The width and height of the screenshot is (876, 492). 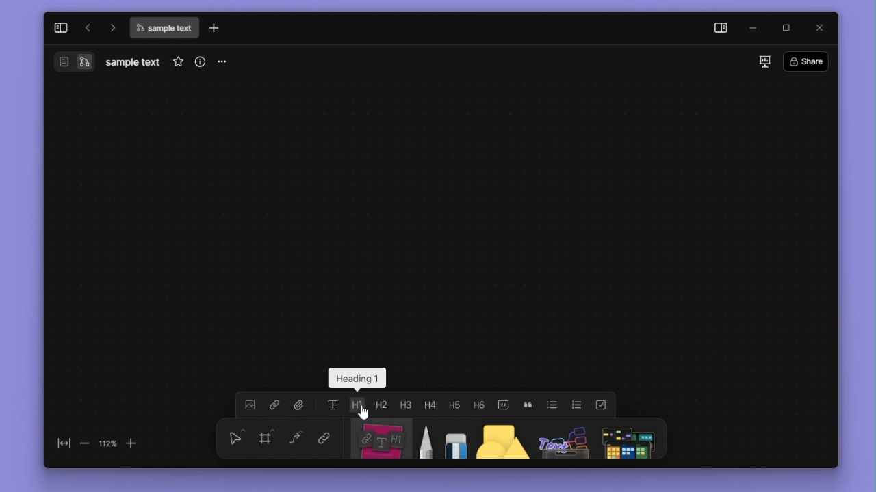 I want to click on to do list, so click(x=601, y=405).